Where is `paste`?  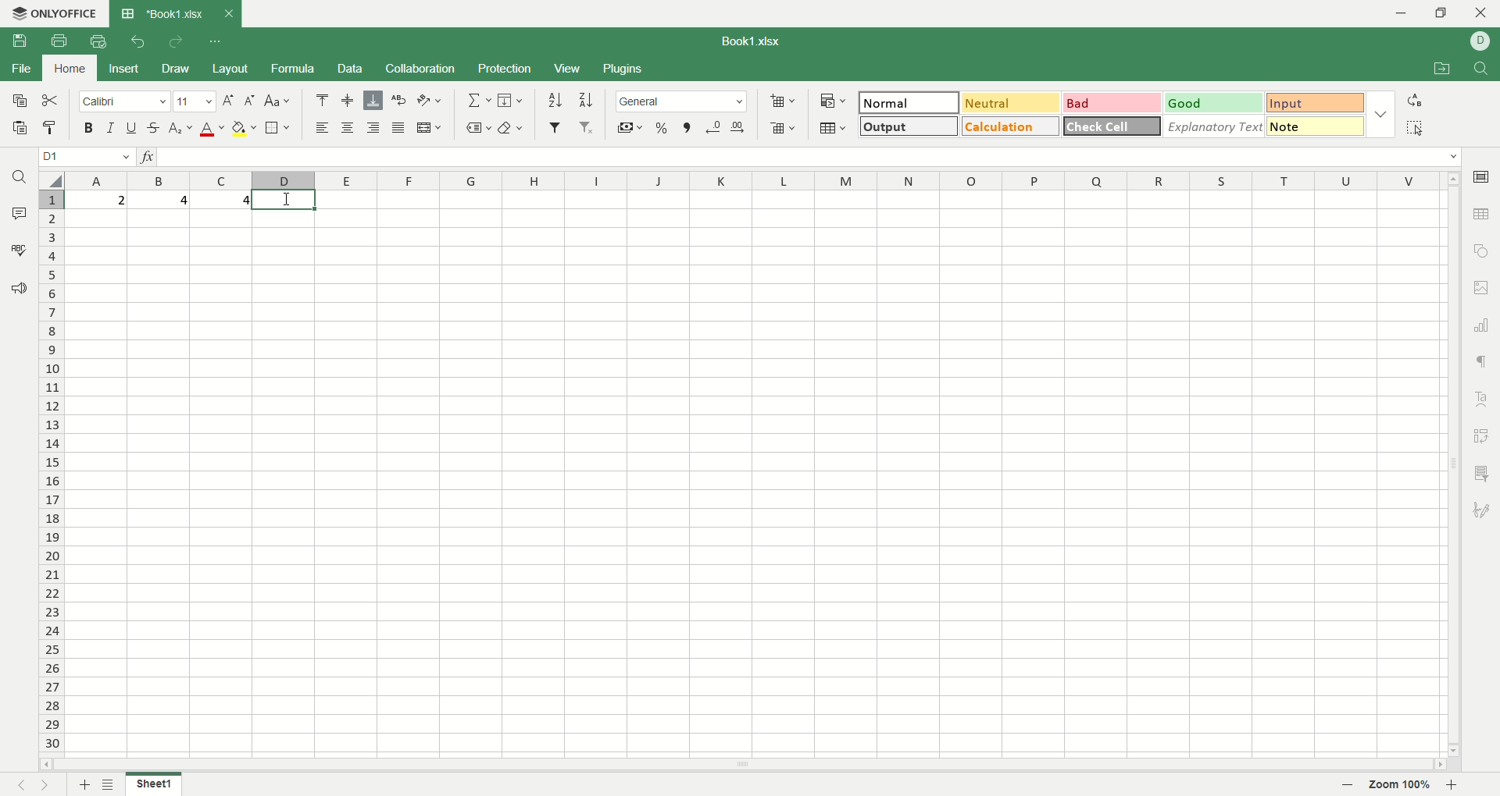 paste is located at coordinates (17, 127).